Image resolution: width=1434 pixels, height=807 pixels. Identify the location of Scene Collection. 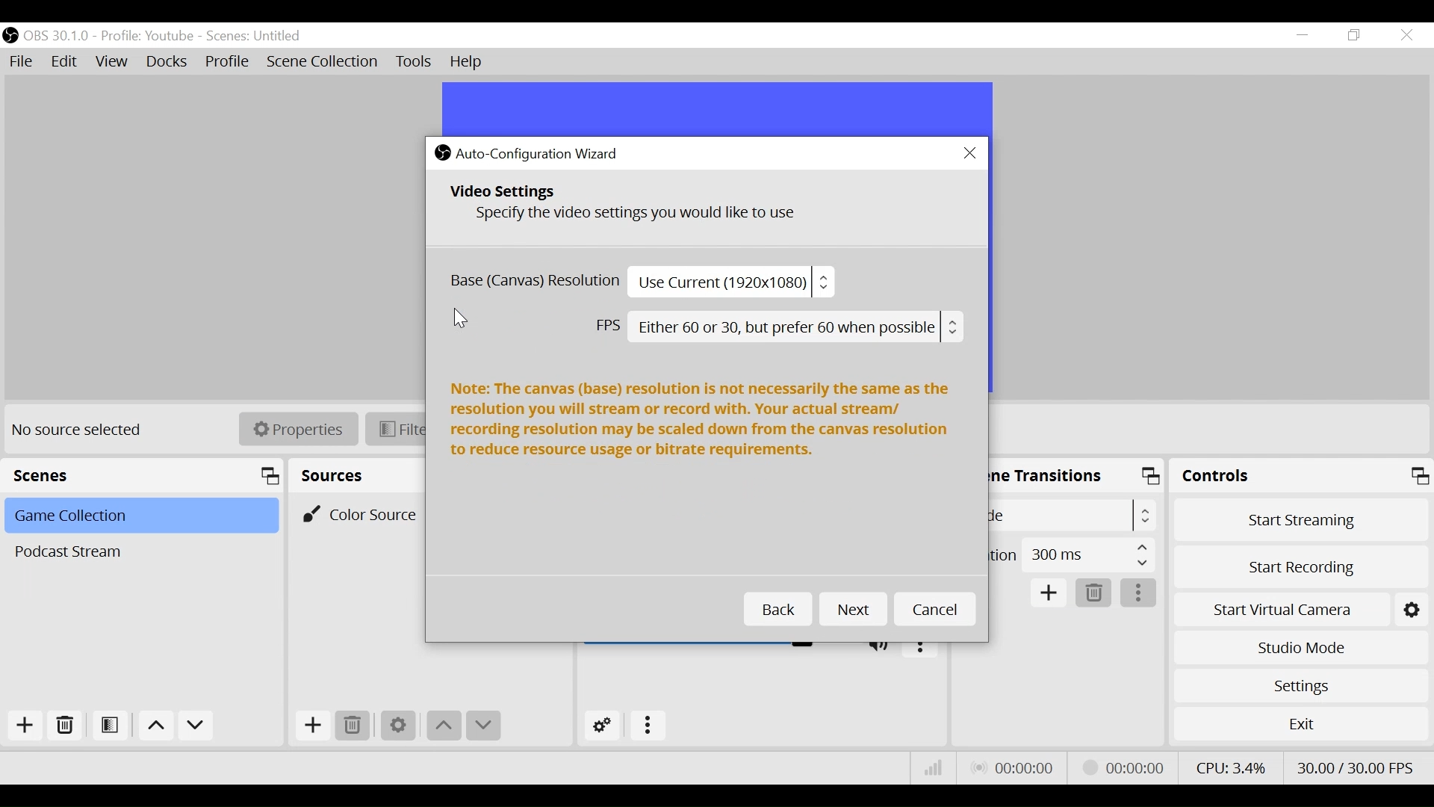
(321, 62).